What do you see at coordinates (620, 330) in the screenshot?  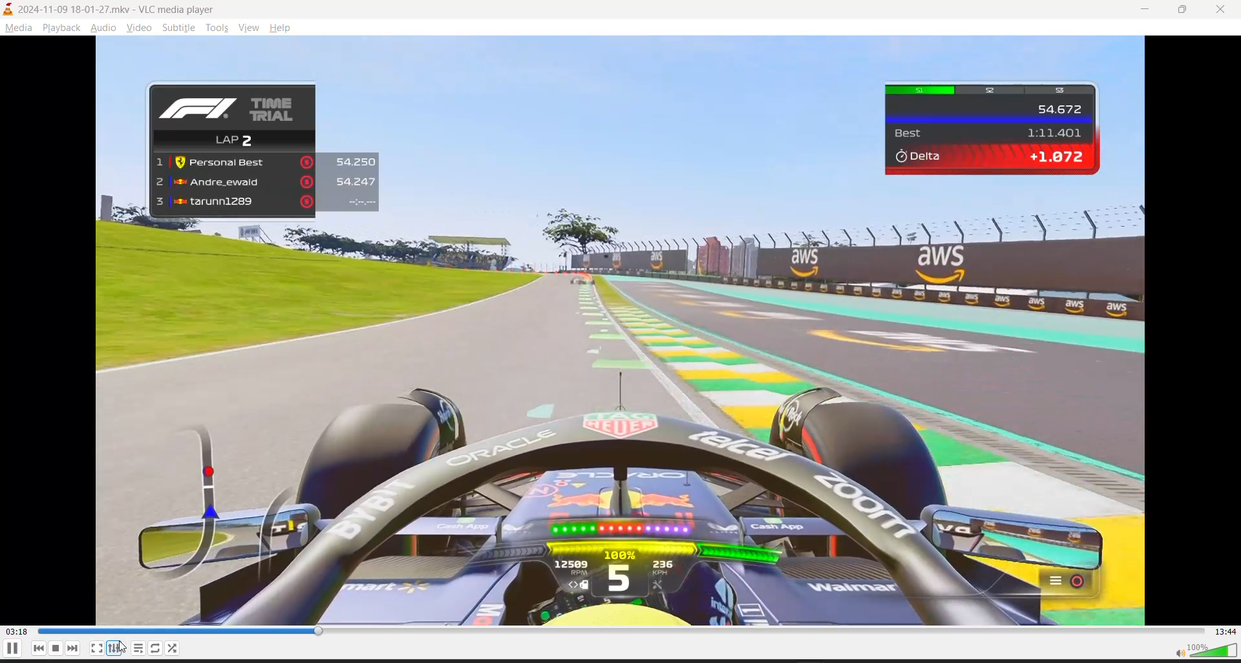 I see `video playback` at bounding box center [620, 330].